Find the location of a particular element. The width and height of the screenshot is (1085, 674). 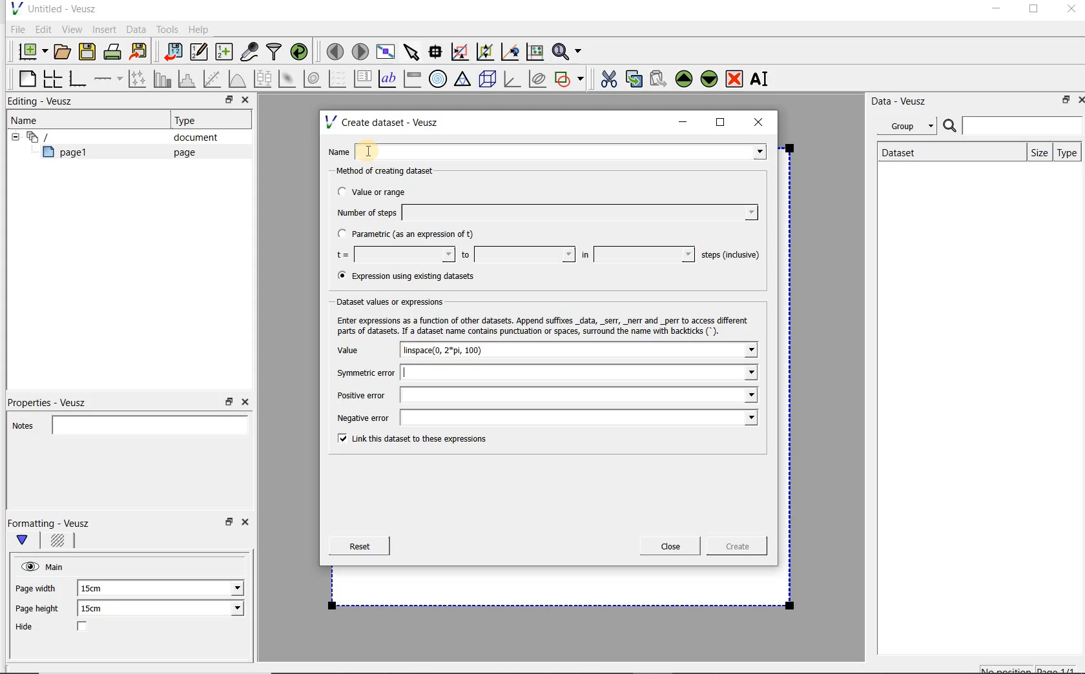

import data into Veusz is located at coordinates (172, 52).